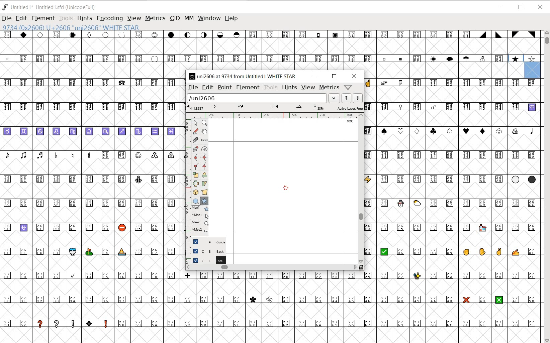 This screenshot has height=343, width=550. Describe the element at coordinates (334, 77) in the screenshot. I see `RESTORE` at that location.